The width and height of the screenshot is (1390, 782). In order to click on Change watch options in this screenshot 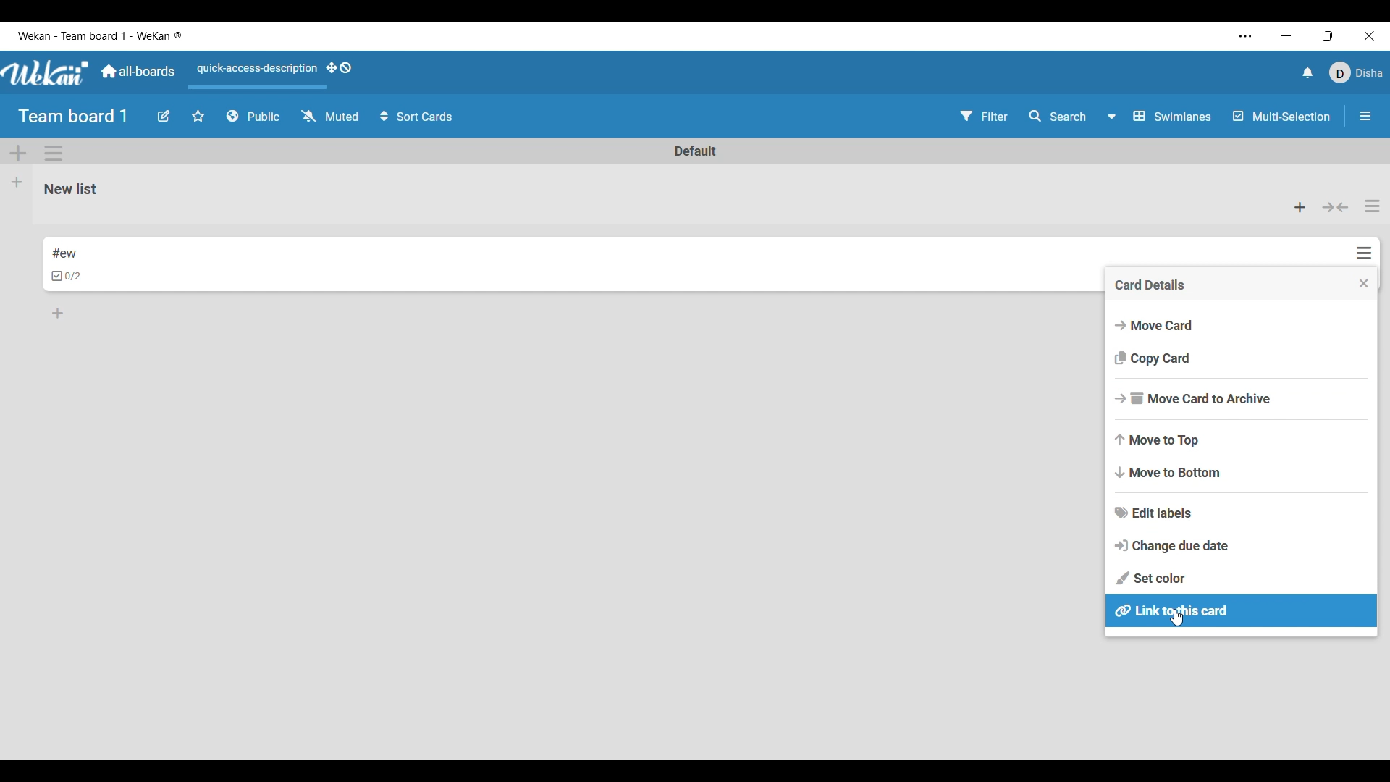, I will do `click(329, 116)`.